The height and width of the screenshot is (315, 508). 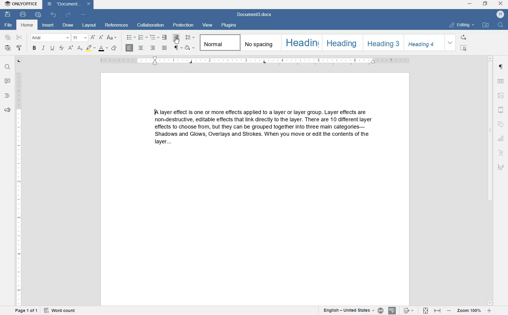 I want to click on DRAW, so click(x=68, y=25).